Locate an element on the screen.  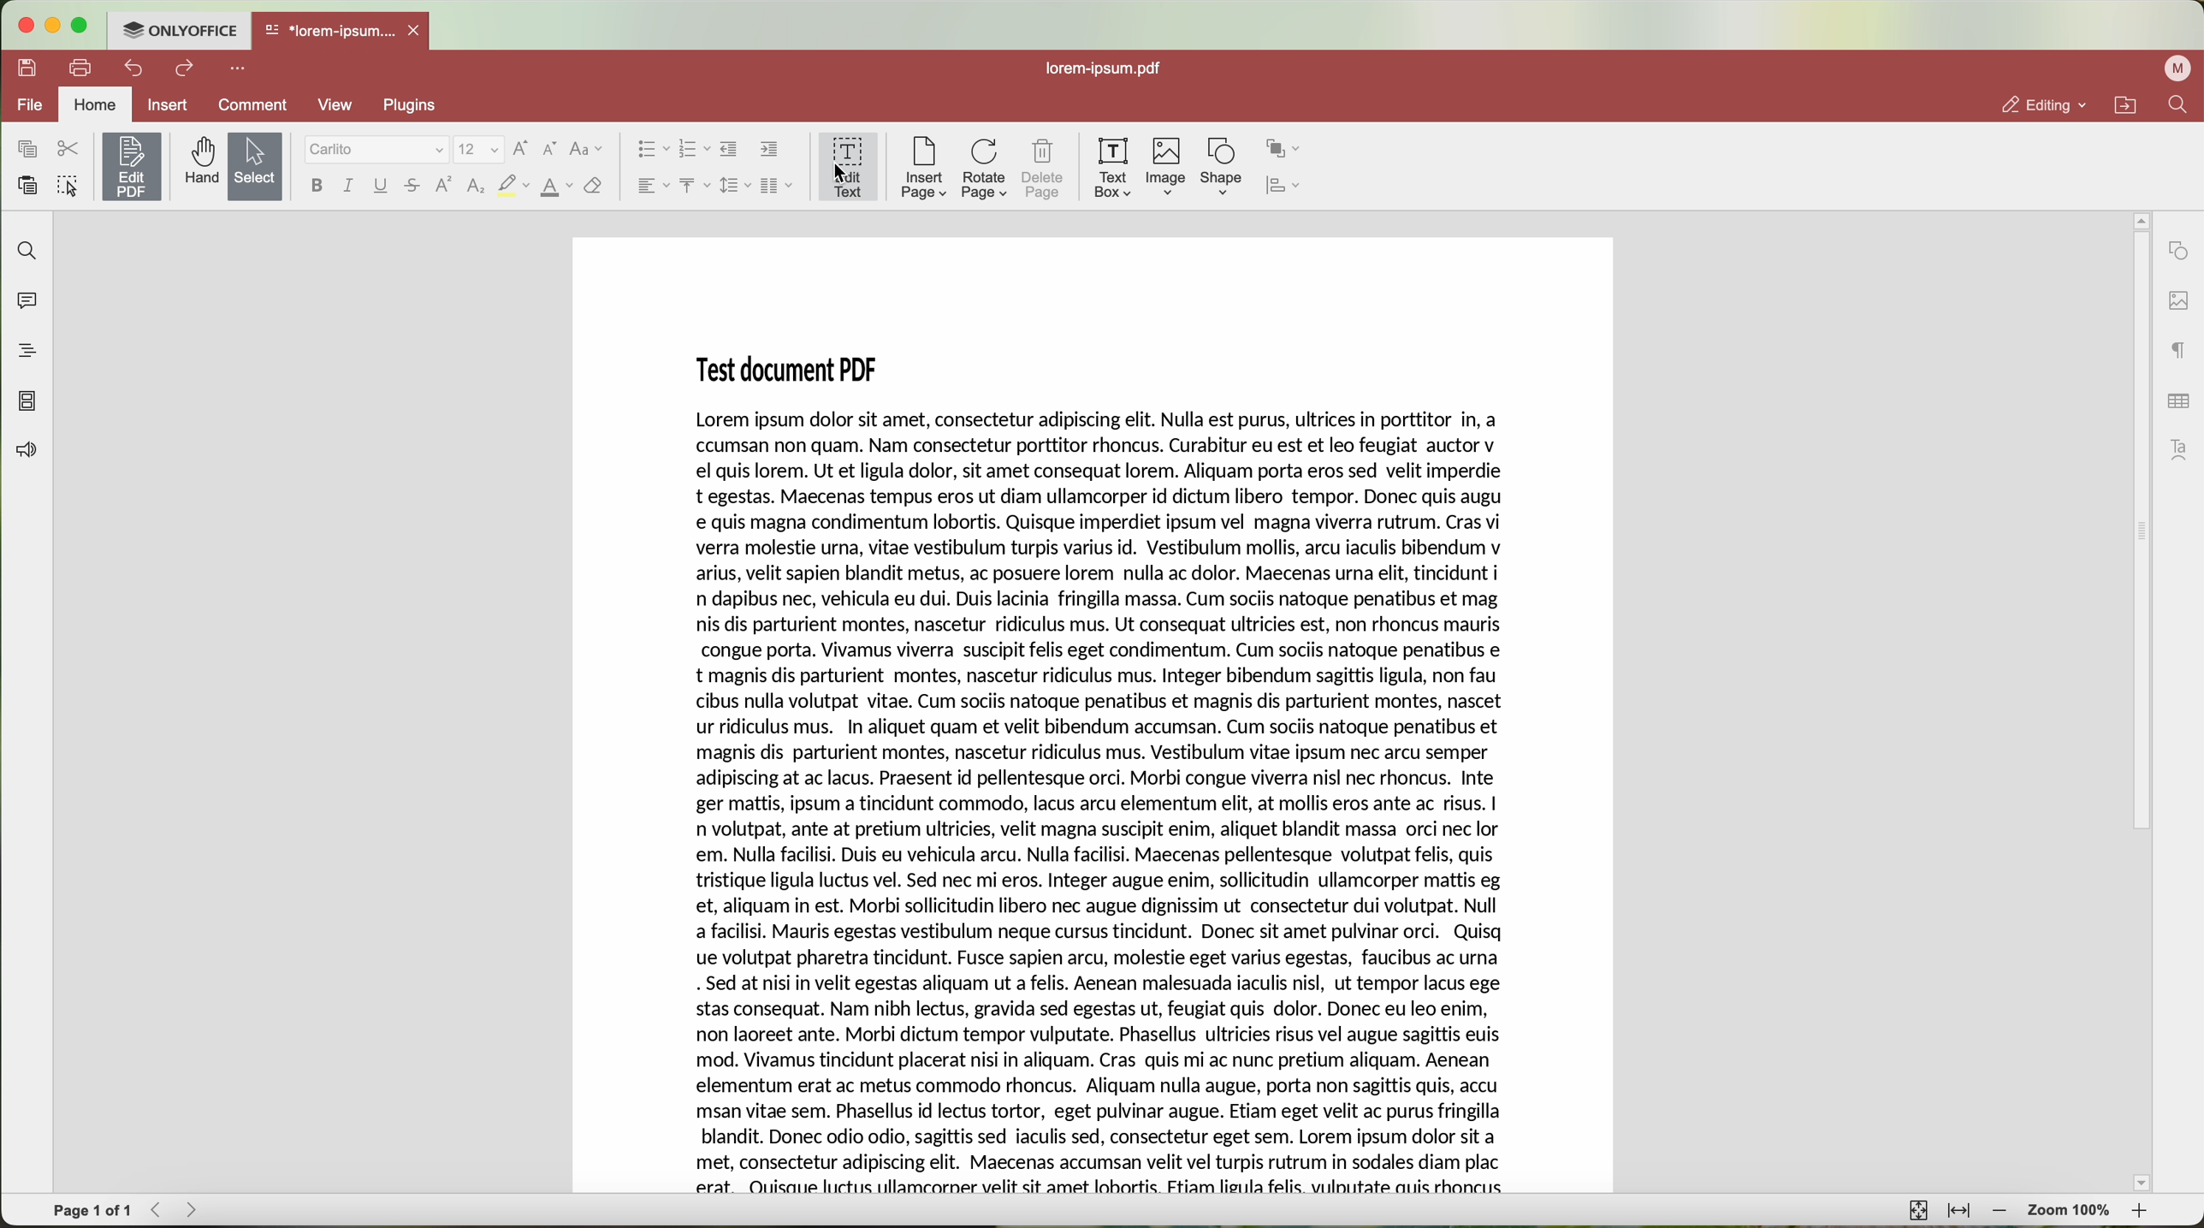
zoom out is located at coordinates (1997, 1211).